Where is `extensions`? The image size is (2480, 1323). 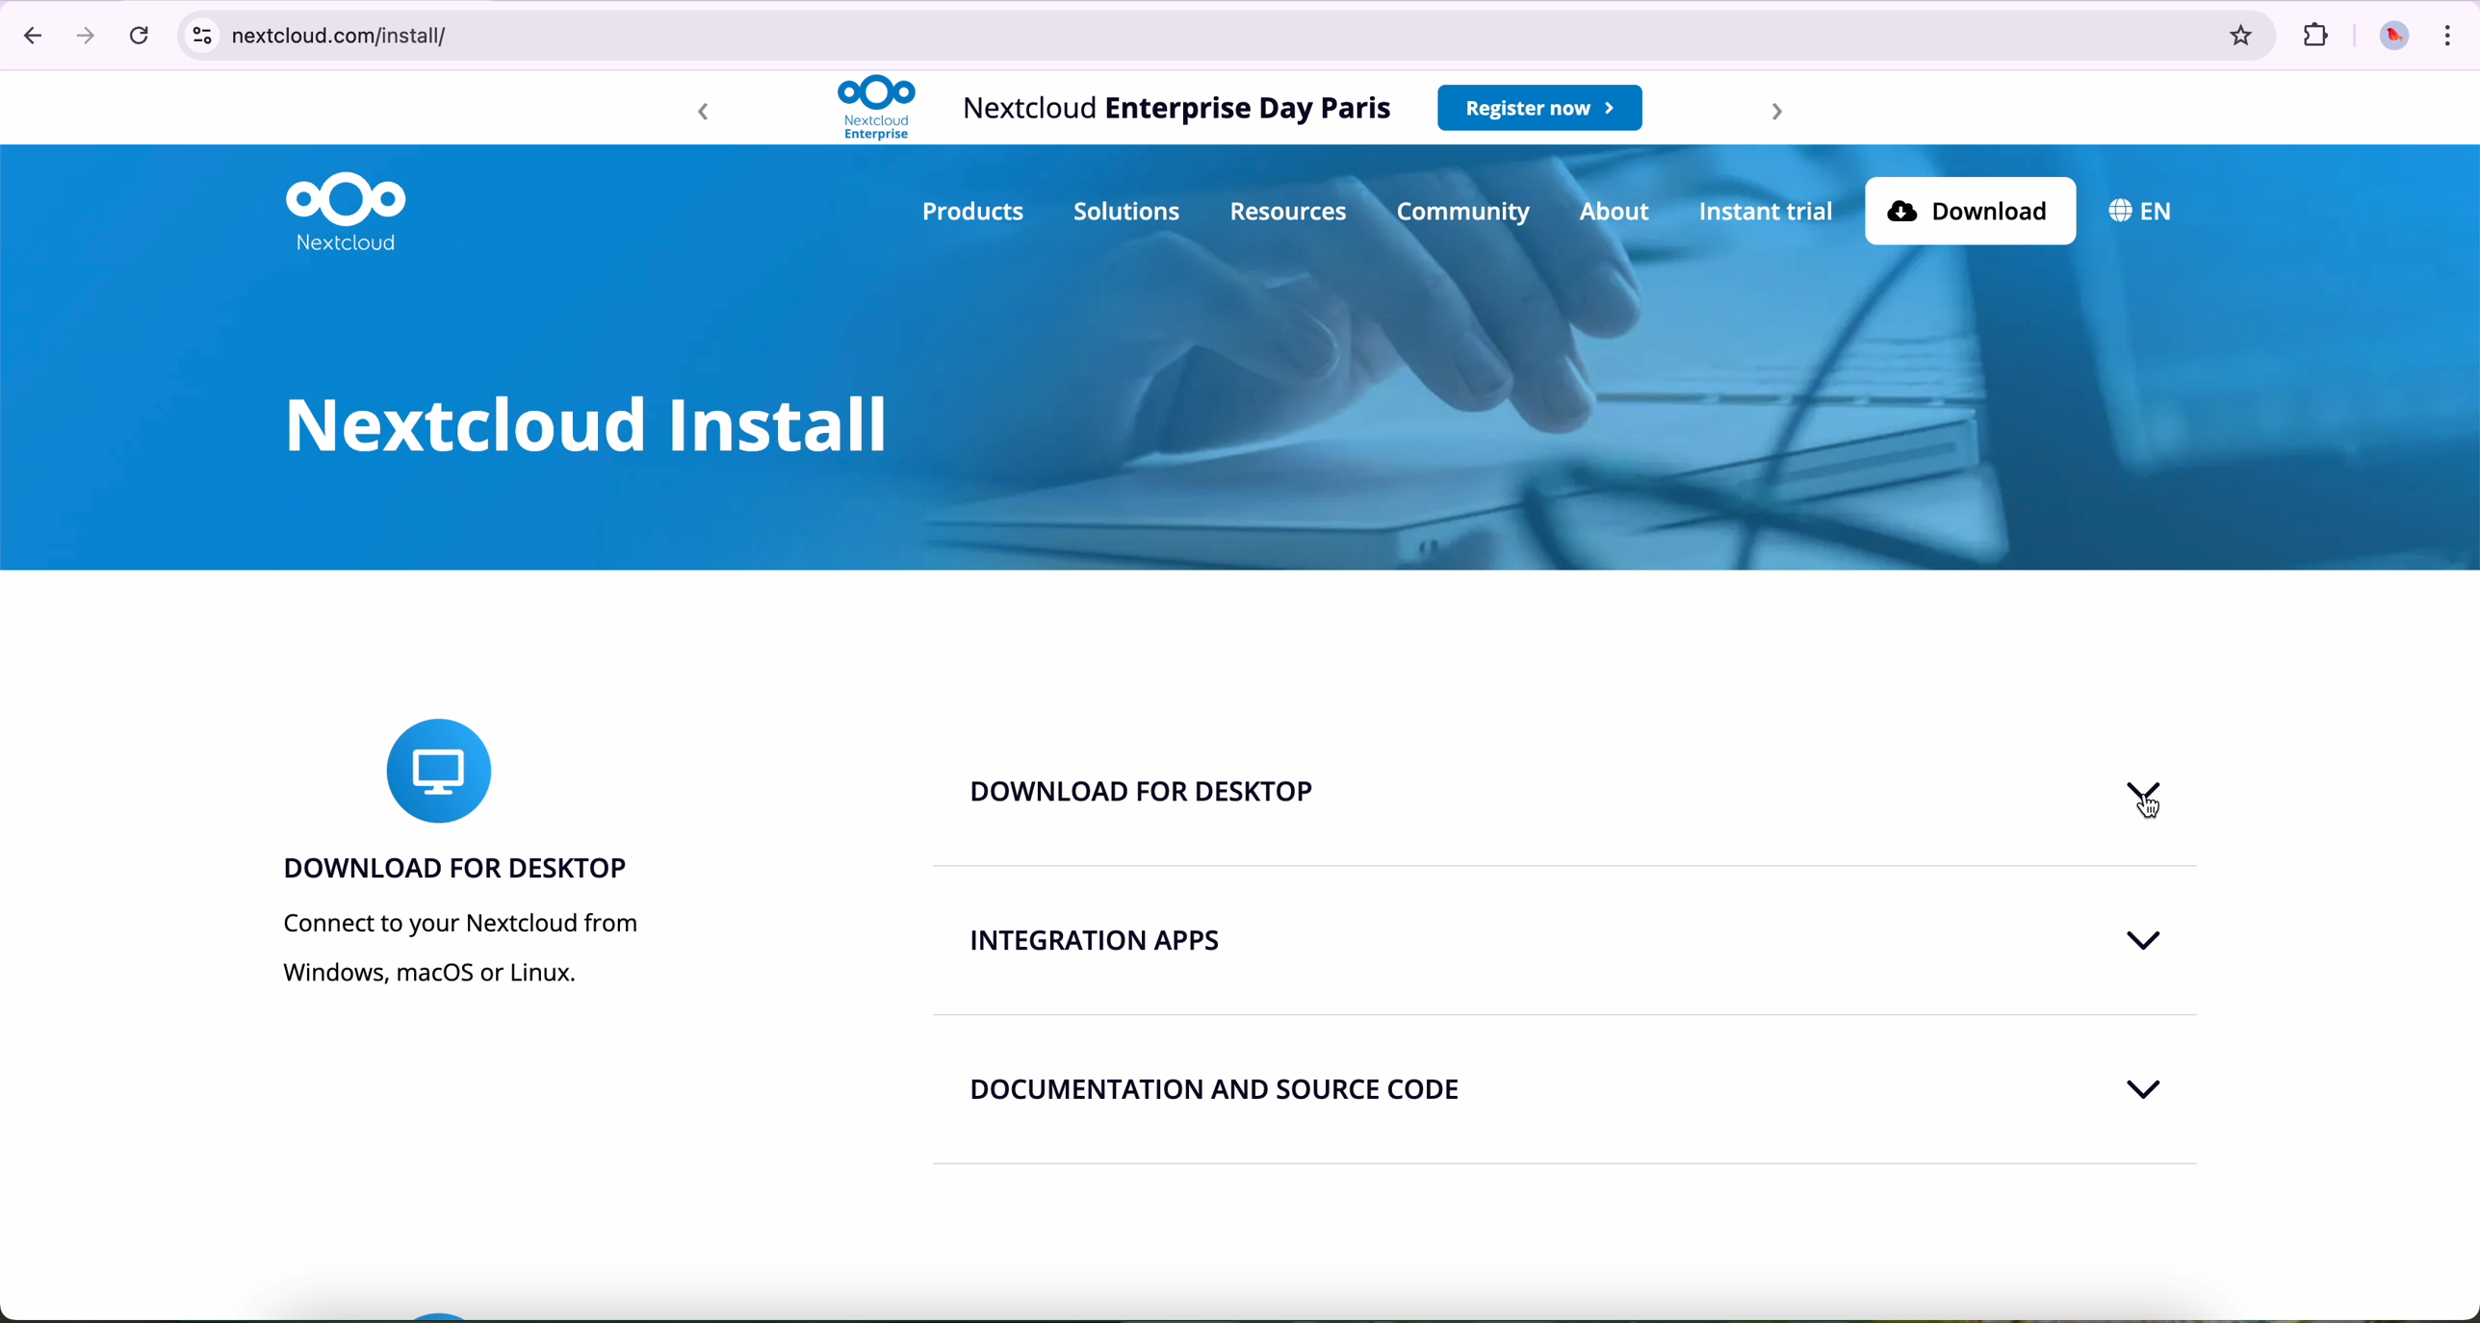
extensions is located at coordinates (2317, 36).